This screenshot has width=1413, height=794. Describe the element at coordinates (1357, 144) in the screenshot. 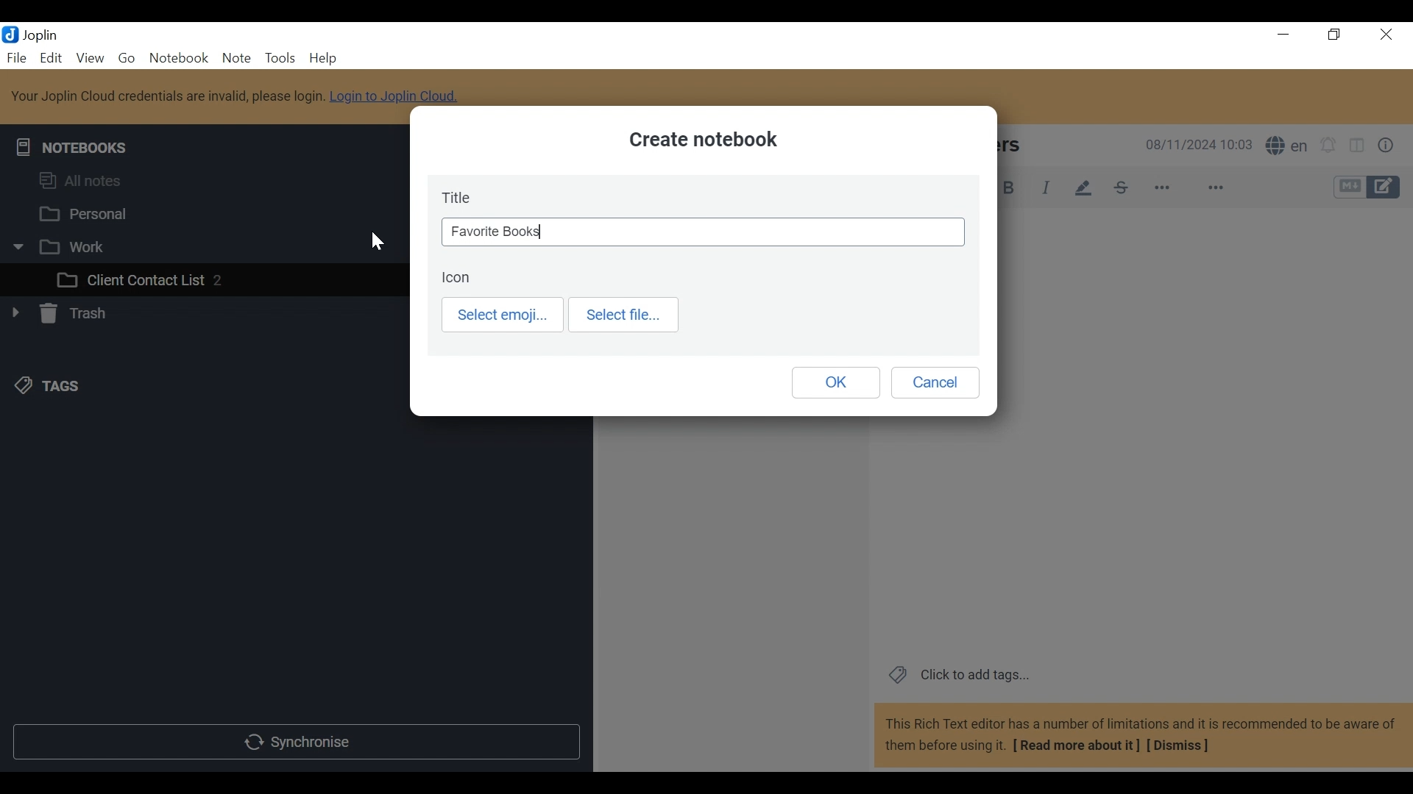

I see `Toggle editor layout` at that location.